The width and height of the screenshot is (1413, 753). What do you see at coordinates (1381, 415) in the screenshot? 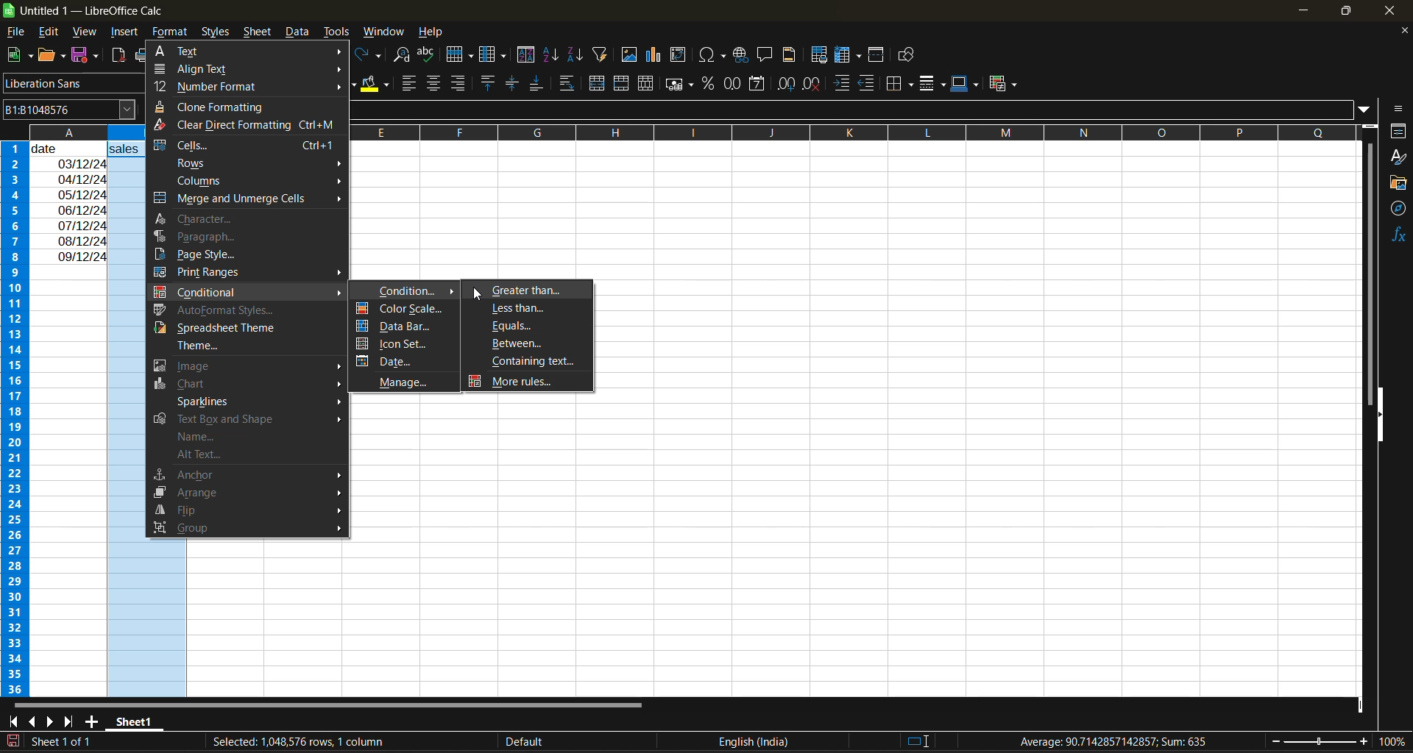
I see `hide` at bounding box center [1381, 415].